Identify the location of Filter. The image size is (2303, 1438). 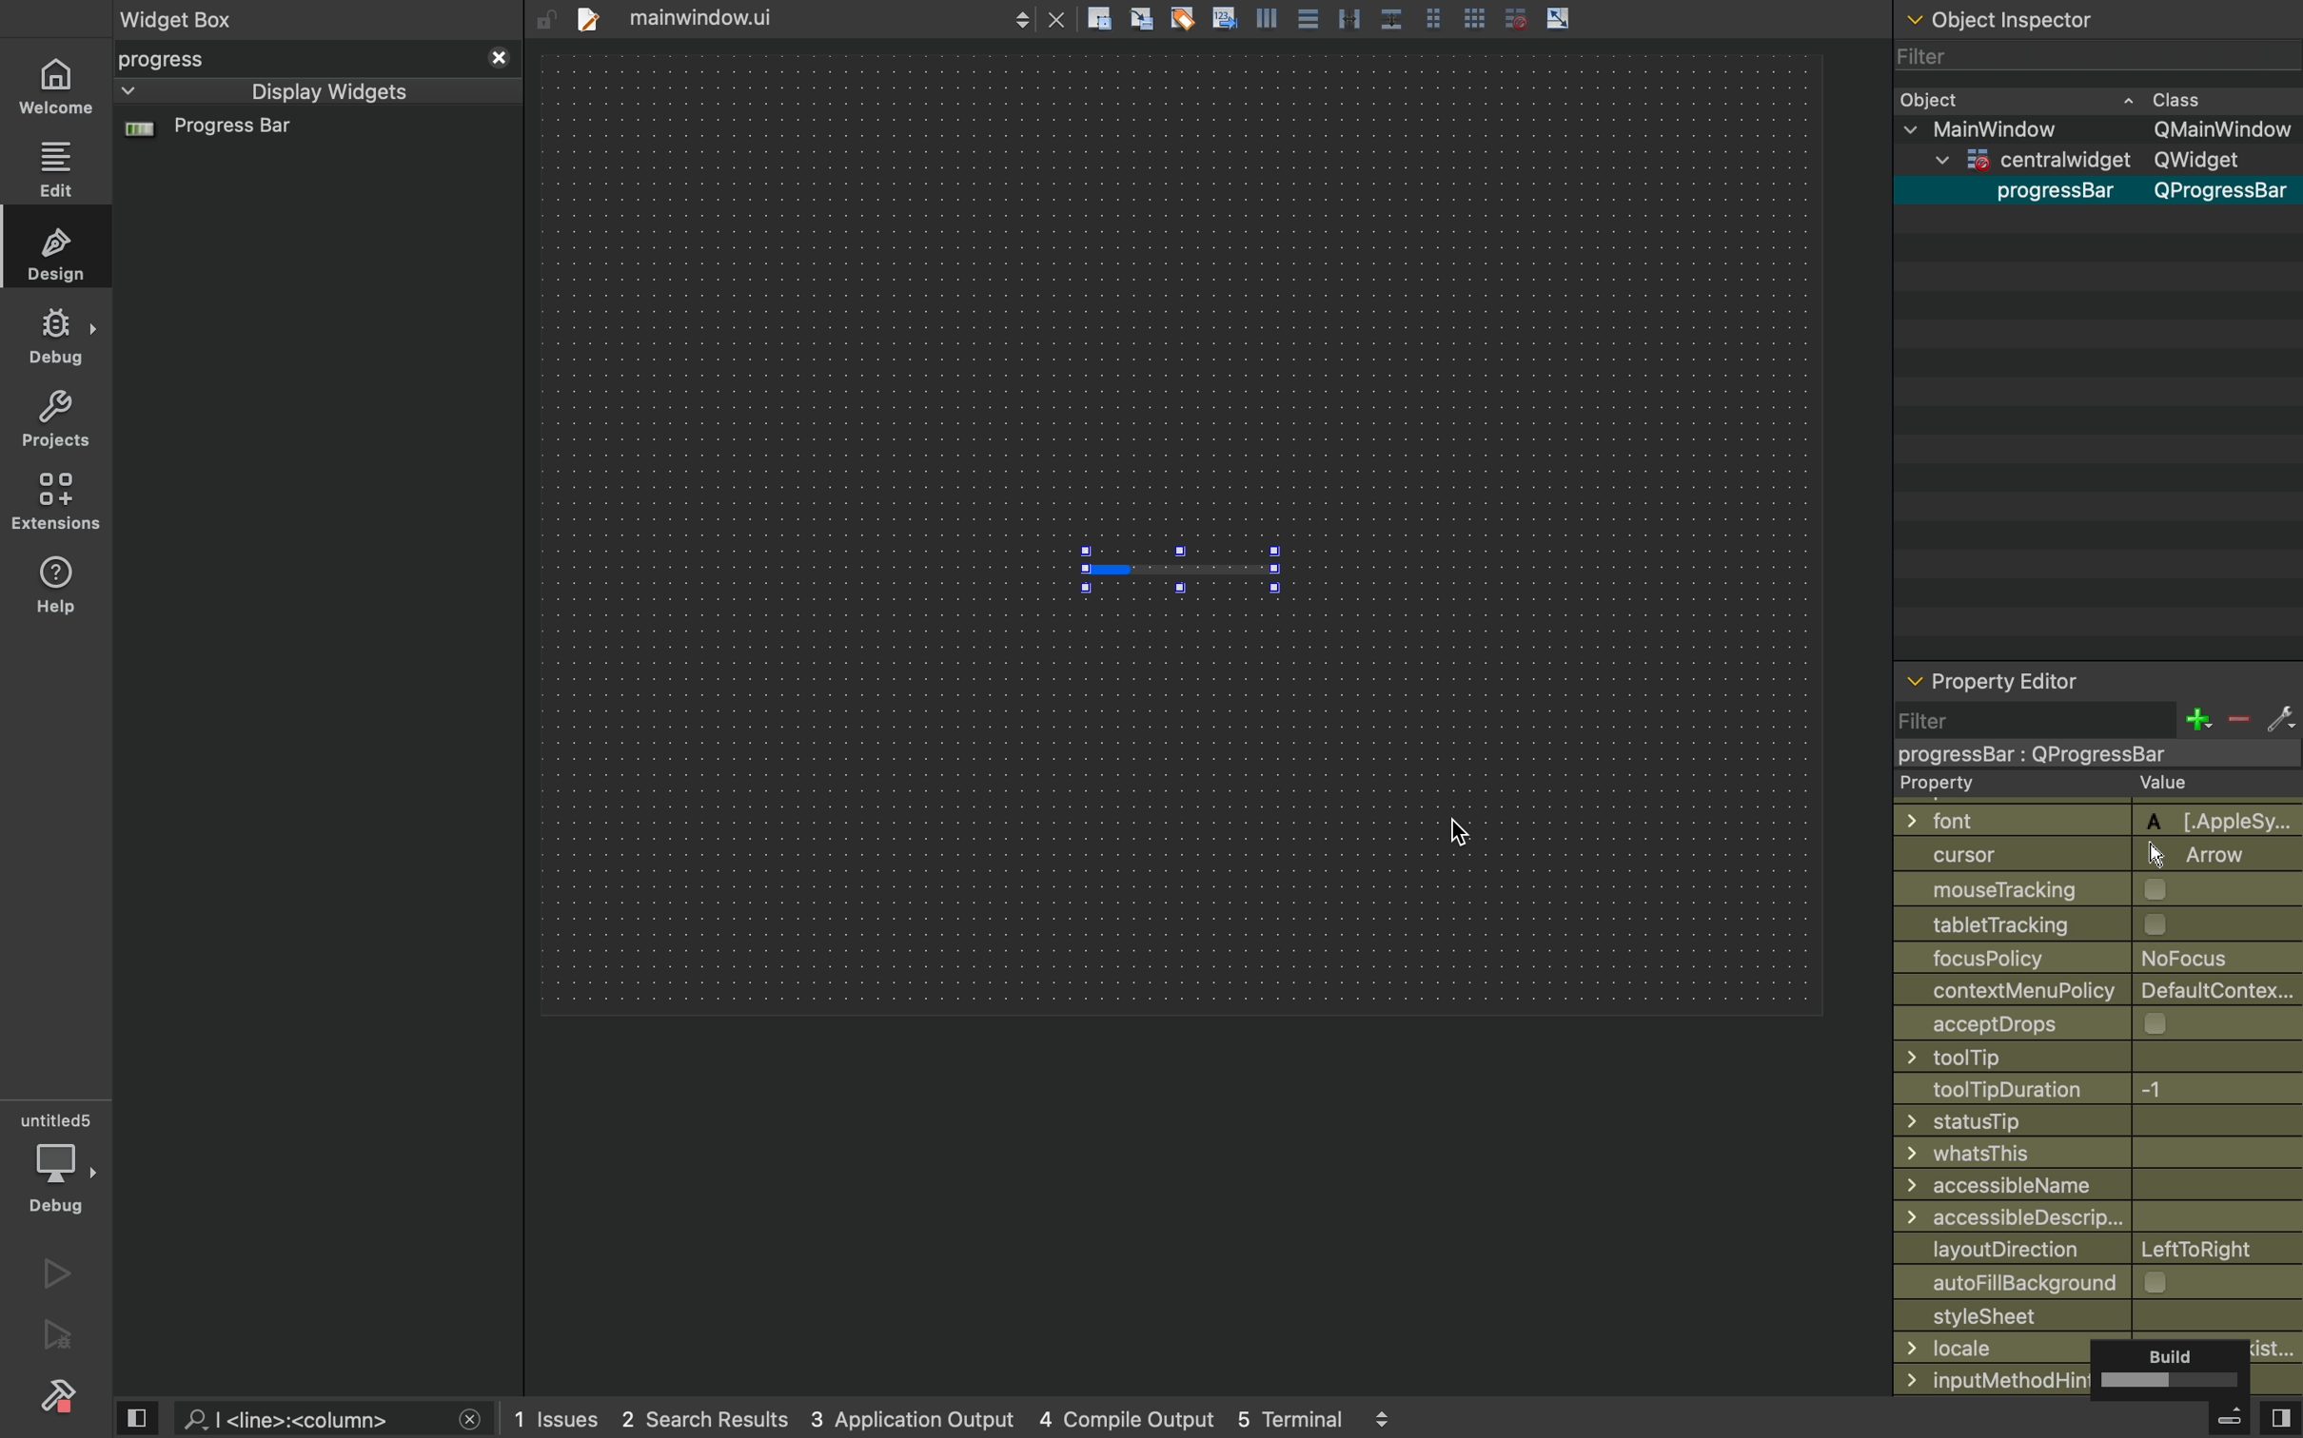
(1937, 56).